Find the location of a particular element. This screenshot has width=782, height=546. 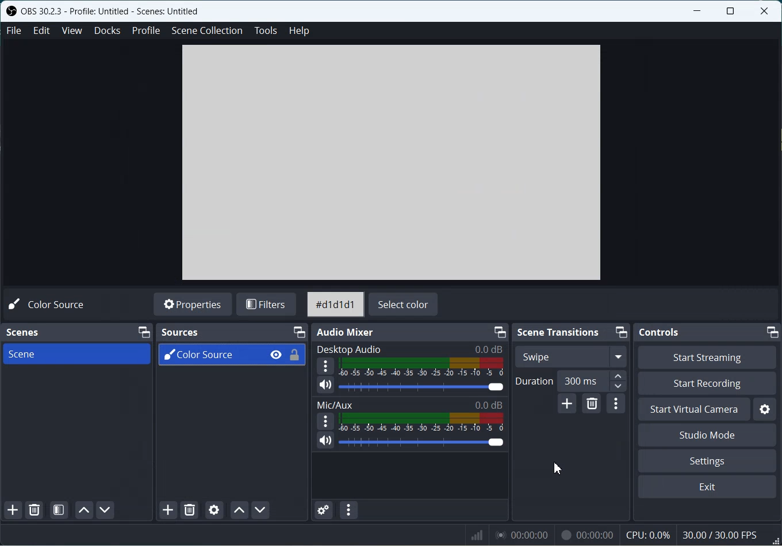

Audio Mixer is located at coordinates (345, 332).